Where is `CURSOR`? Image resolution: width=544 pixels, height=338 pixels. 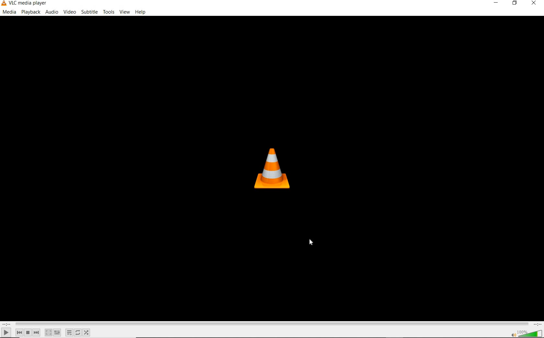 CURSOR is located at coordinates (311, 242).